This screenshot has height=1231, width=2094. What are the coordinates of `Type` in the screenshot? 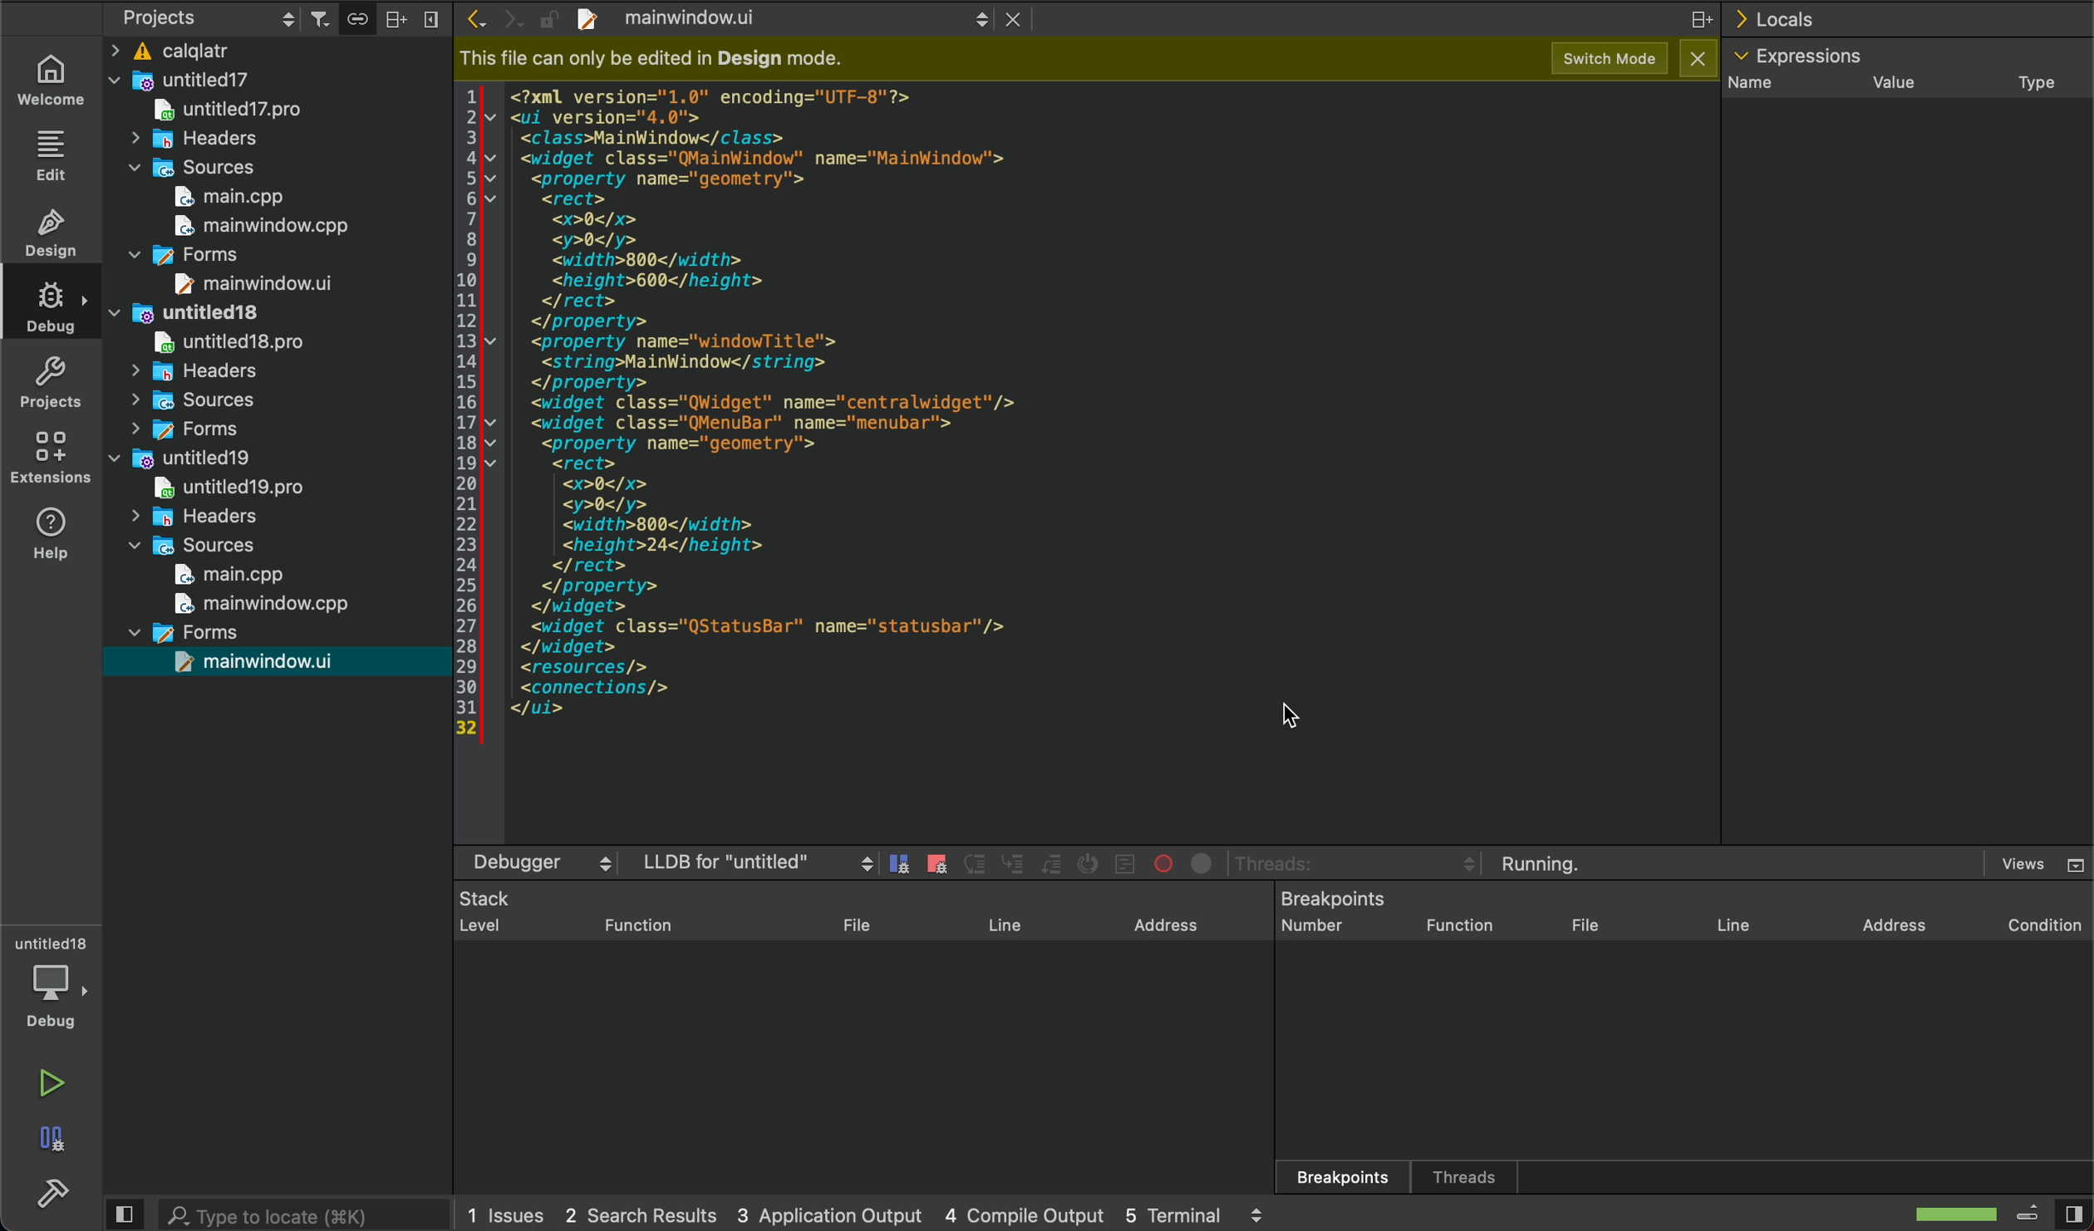 It's located at (2021, 80).